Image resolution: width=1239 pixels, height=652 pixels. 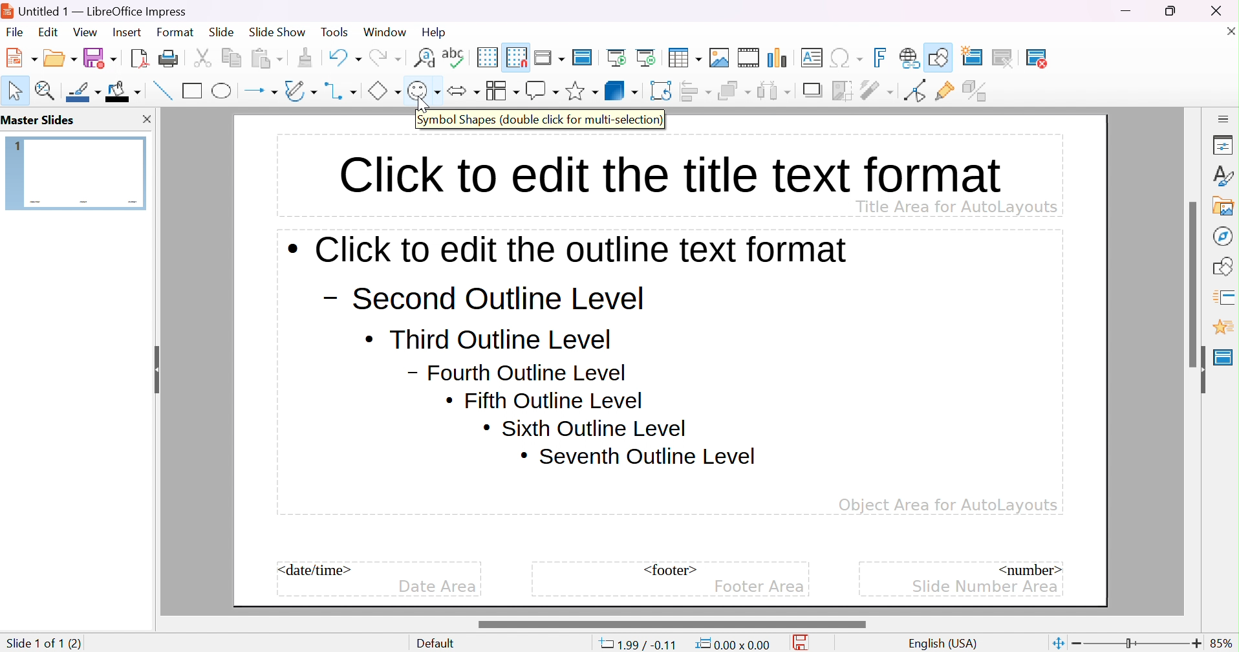 What do you see at coordinates (734, 91) in the screenshot?
I see `arrange` at bounding box center [734, 91].